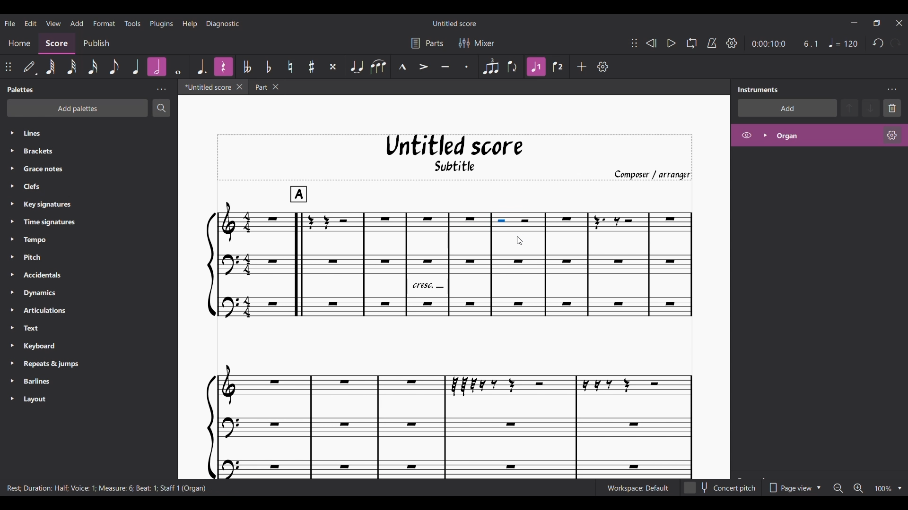 The image size is (908, 510). What do you see at coordinates (114, 68) in the screenshot?
I see `8th note` at bounding box center [114, 68].